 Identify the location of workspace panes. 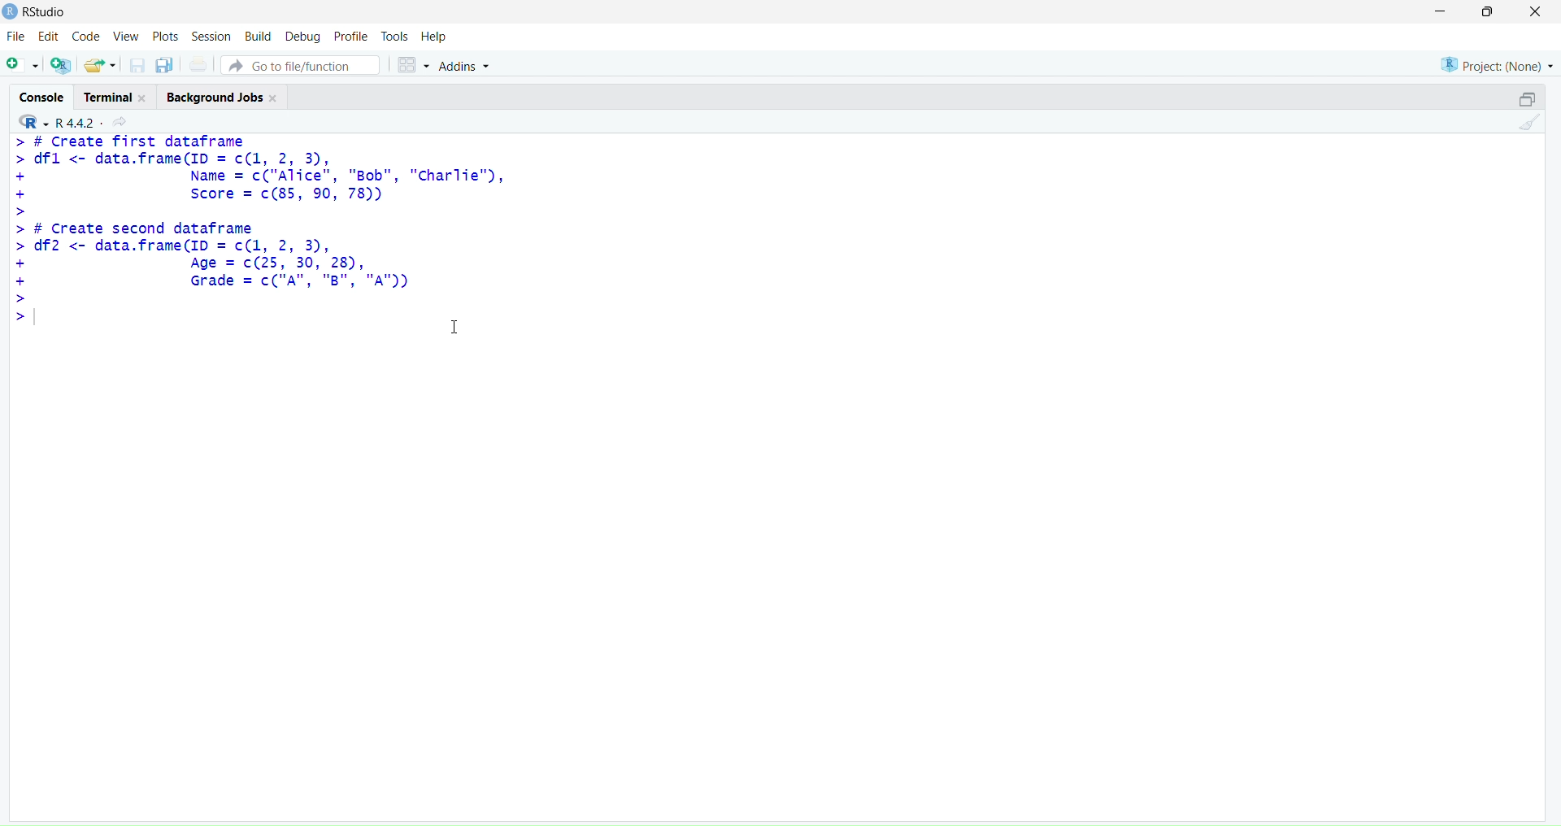
(413, 64).